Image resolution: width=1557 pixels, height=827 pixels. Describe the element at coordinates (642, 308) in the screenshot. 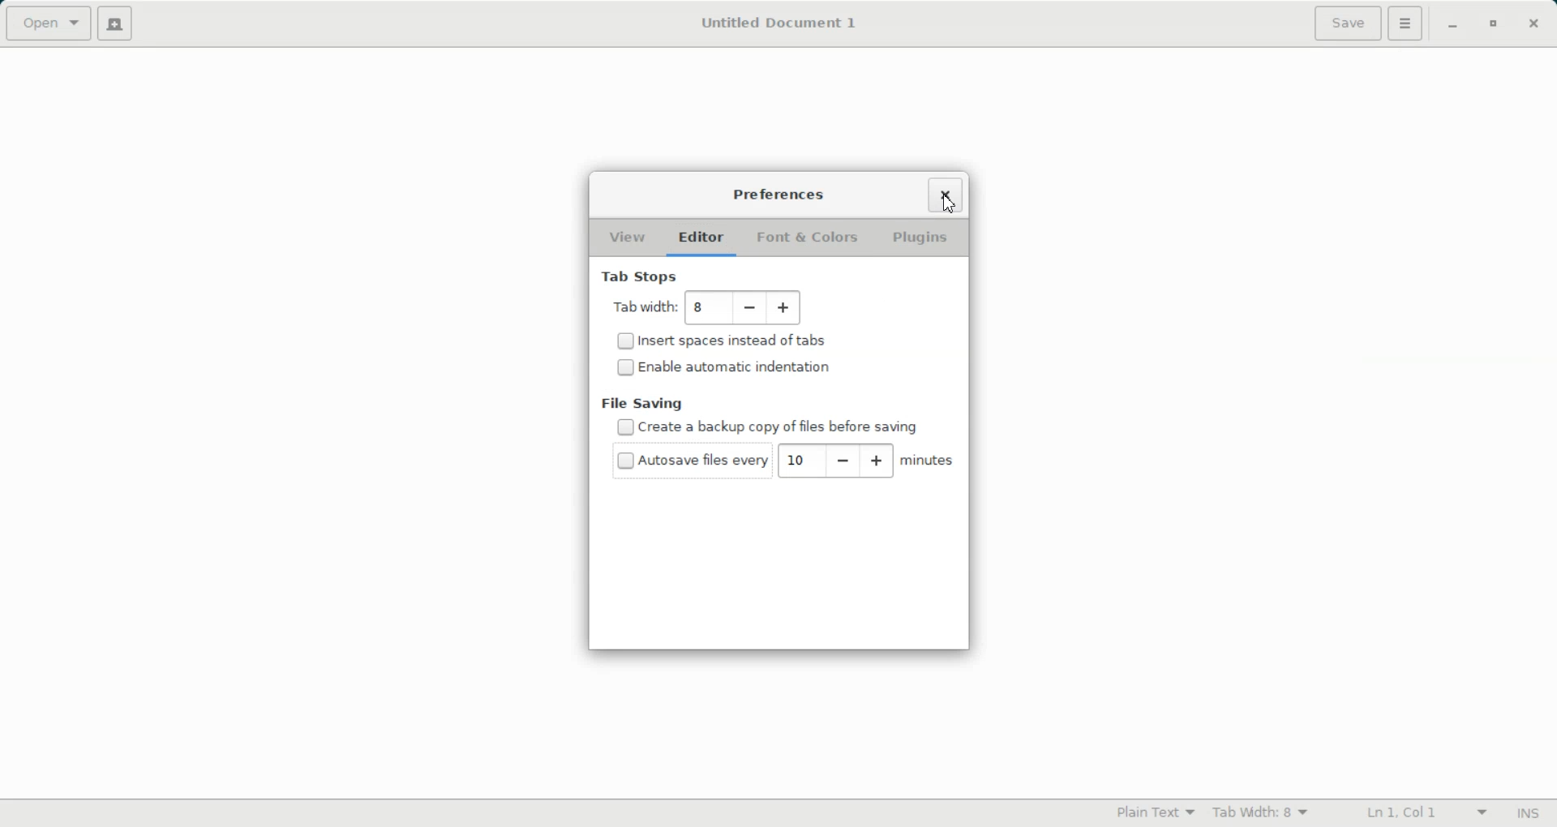

I see `tab width` at that location.